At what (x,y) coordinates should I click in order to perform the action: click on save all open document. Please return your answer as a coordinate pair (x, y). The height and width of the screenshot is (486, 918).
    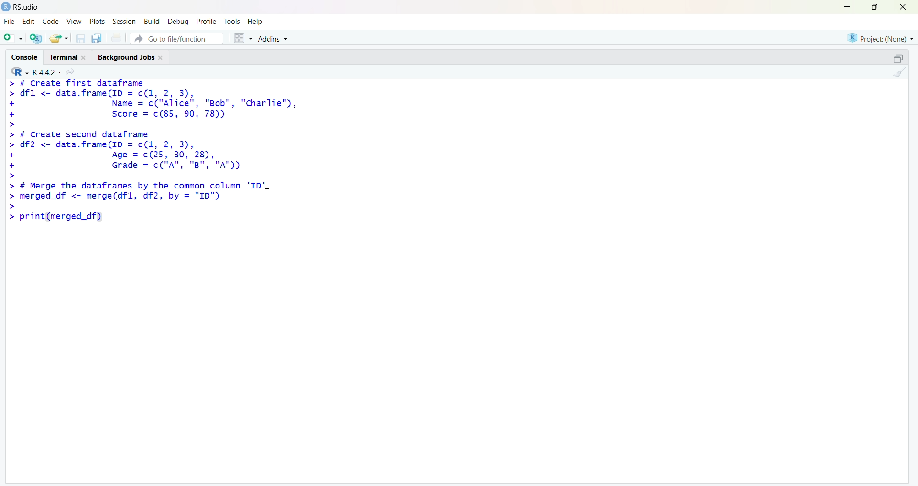
    Looking at the image, I should click on (98, 39).